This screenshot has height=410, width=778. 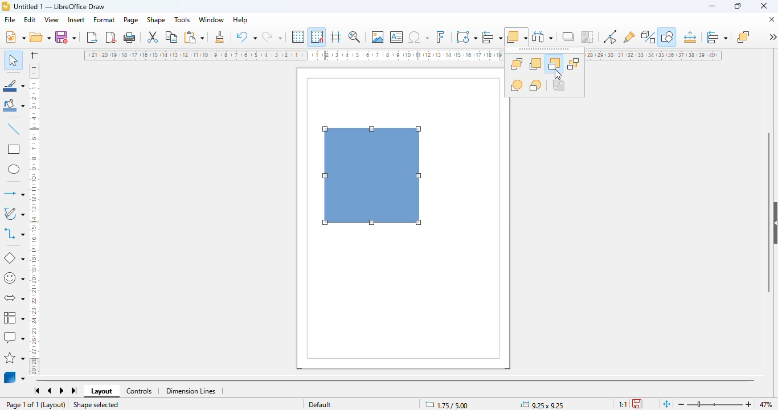 I want to click on print, so click(x=129, y=38).